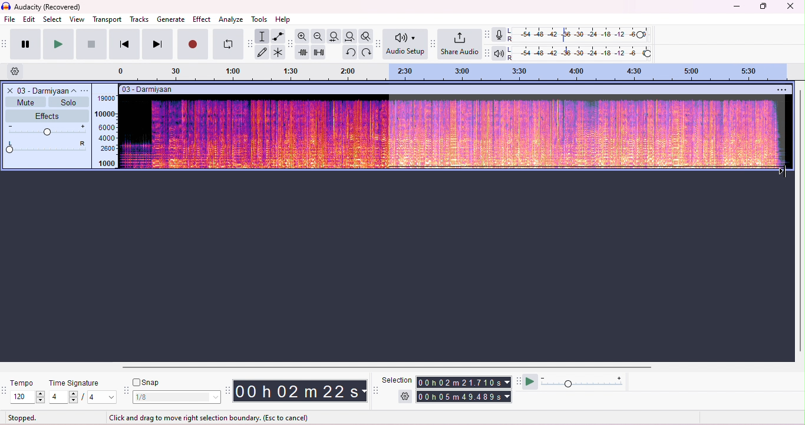  What do you see at coordinates (193, 45) in the screenshot?
I see `record` at bounding box center [193, 45].